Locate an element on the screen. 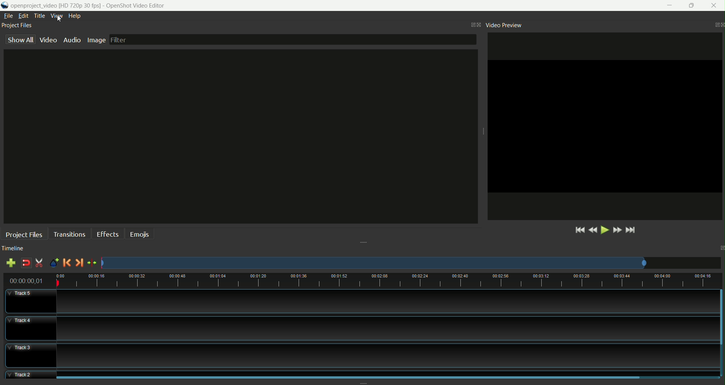  add track is located at coordinates (12, 263).